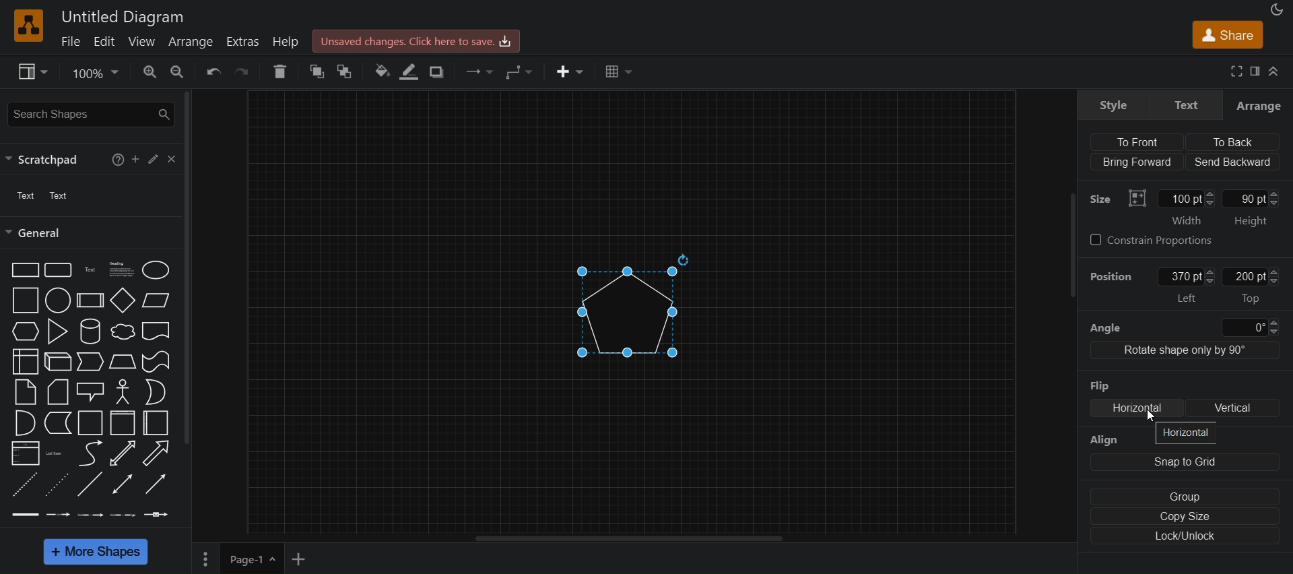 The image size is (1293, 574). I want to click on Circle, so click(59, 300).